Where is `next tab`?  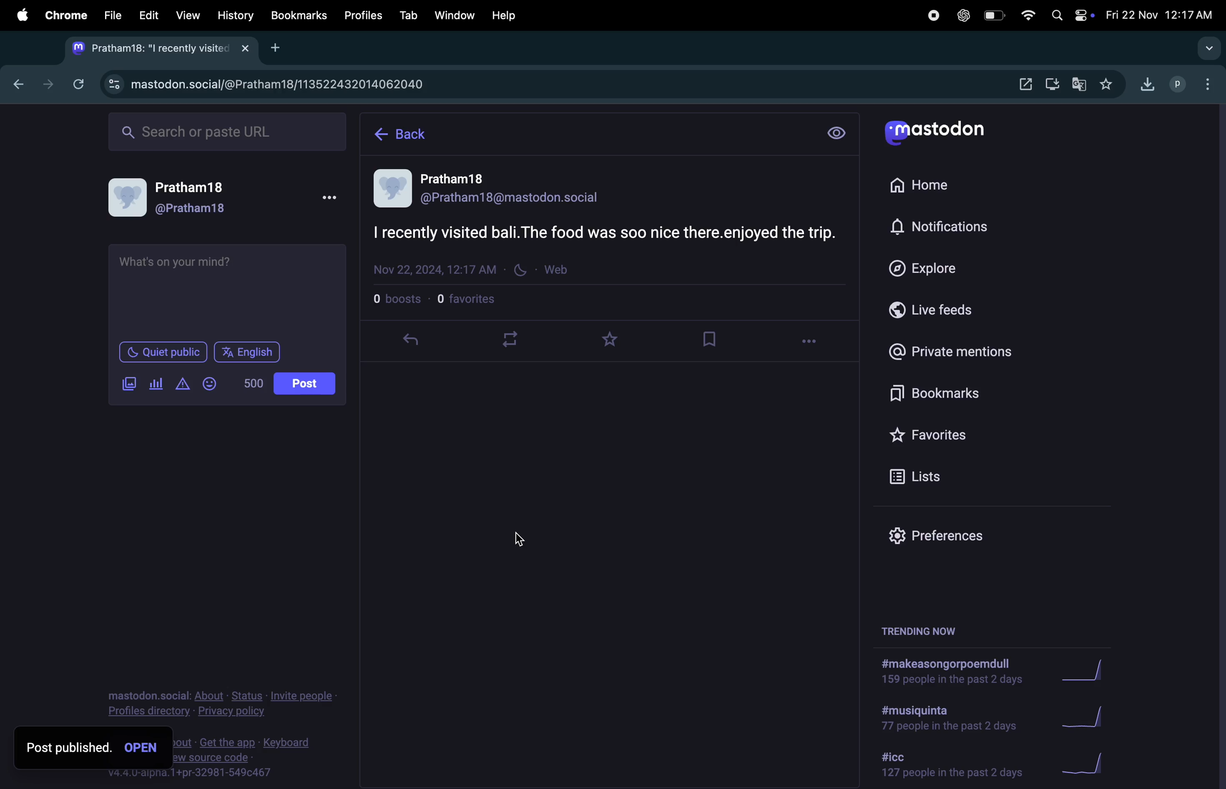 next tab is located at coordinates (45, 85).